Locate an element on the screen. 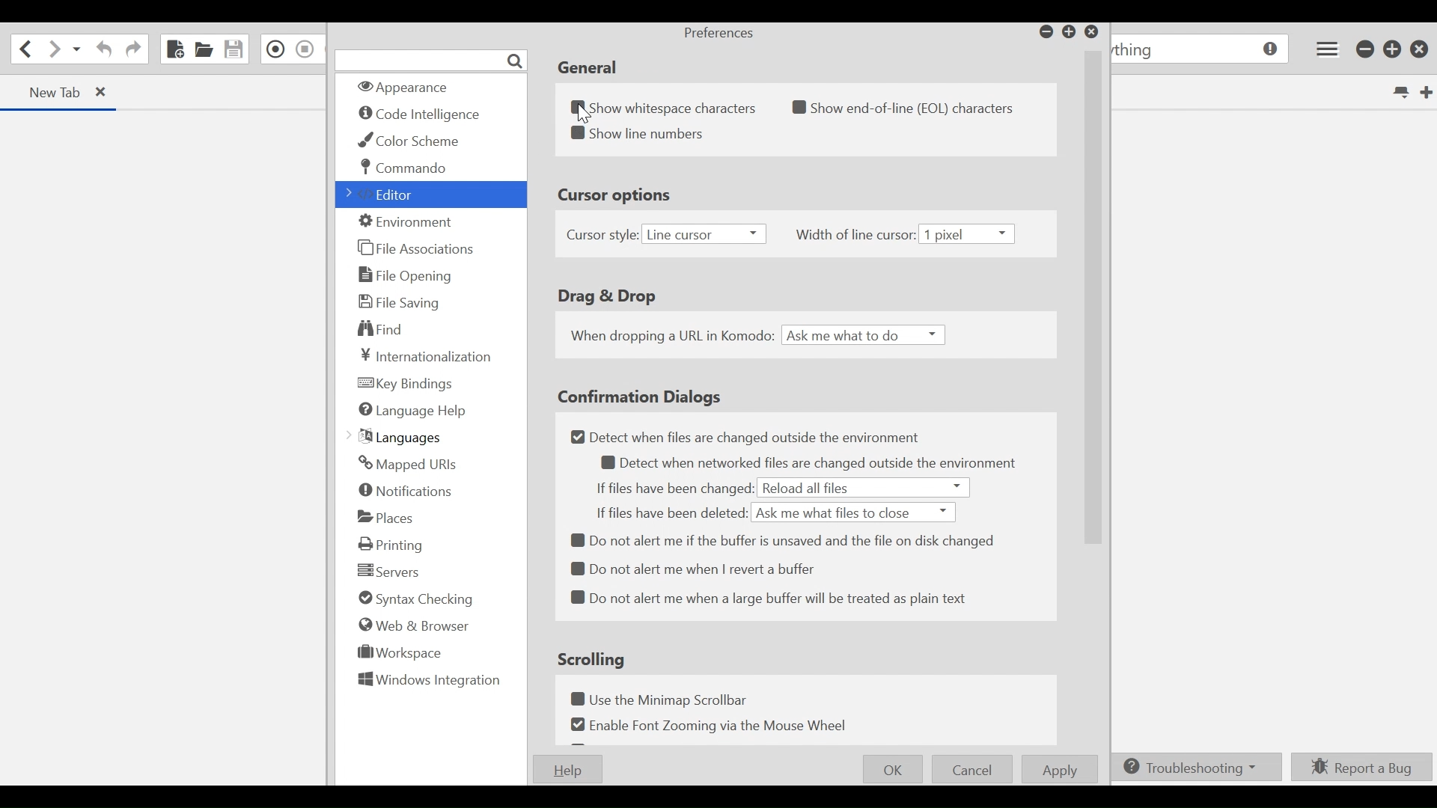  Show end-of-line (EOL) characters is located at coordinates (910, 109).